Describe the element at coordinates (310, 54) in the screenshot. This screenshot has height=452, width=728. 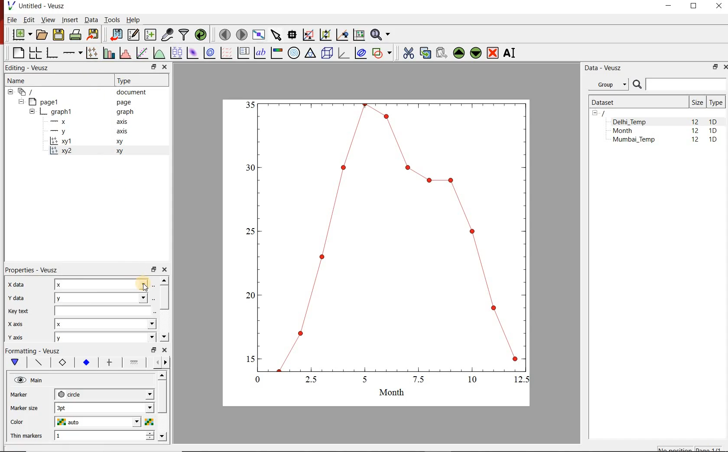
I see `Ternary graph` at that location.